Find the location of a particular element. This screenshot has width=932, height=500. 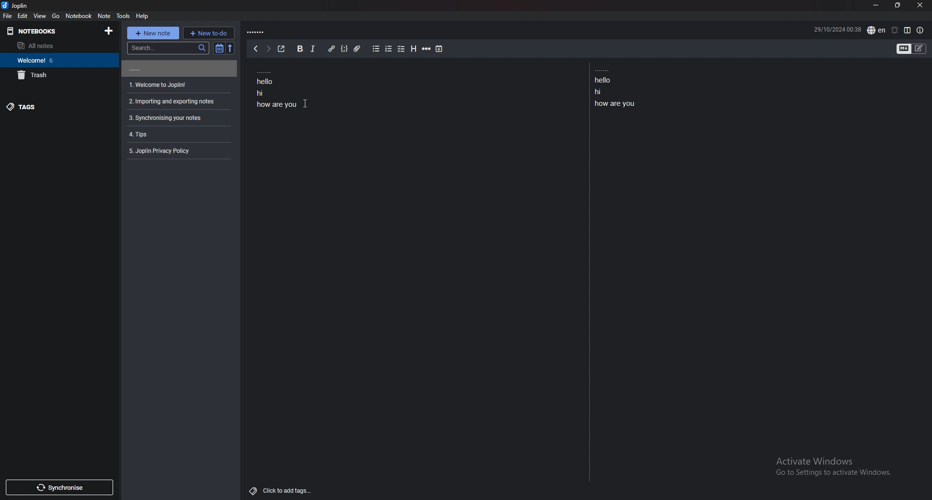

note is located at coordinates (105, 16).